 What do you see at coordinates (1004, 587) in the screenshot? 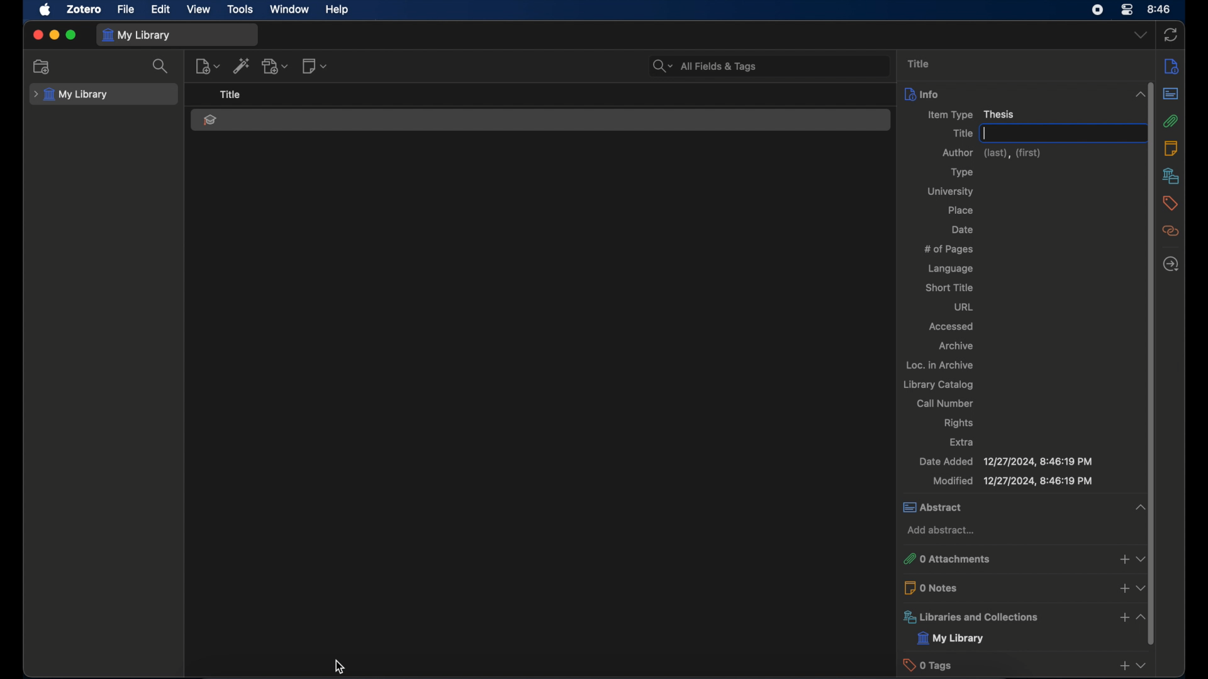
I see `0 notes` at bounding box center [1004, 587].